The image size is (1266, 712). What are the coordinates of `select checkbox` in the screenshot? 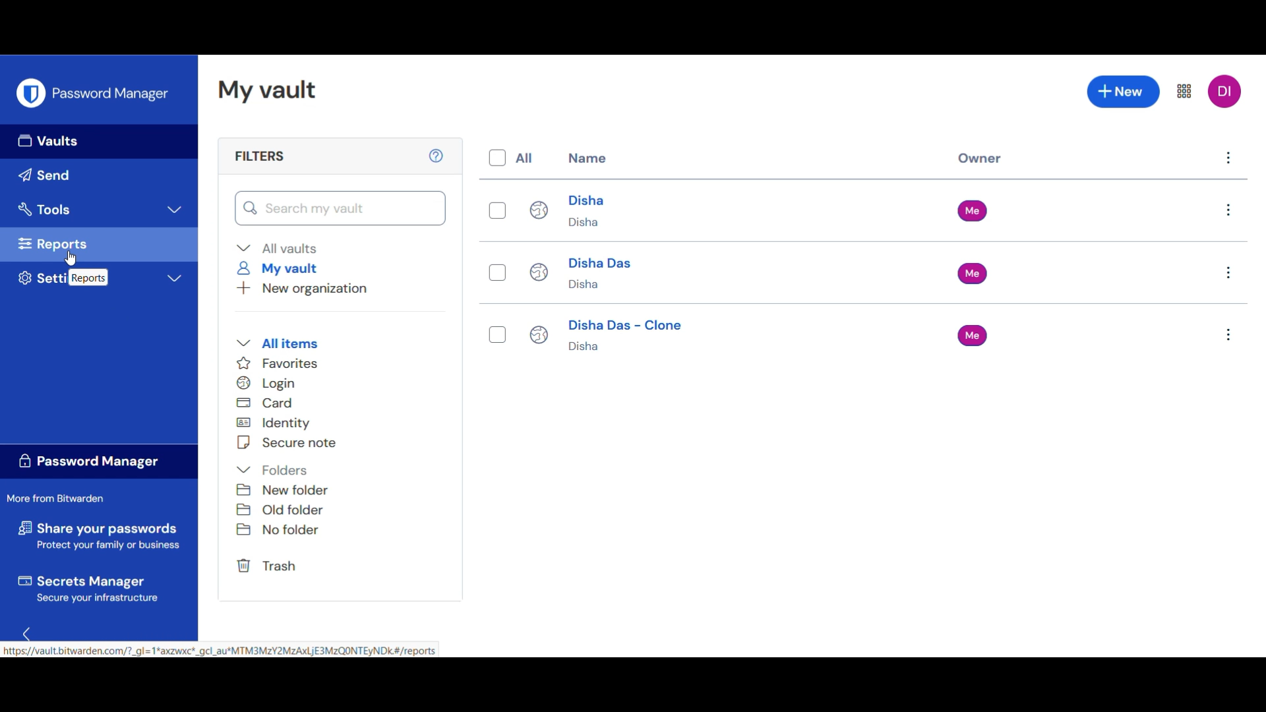 It's located at (499, 338).